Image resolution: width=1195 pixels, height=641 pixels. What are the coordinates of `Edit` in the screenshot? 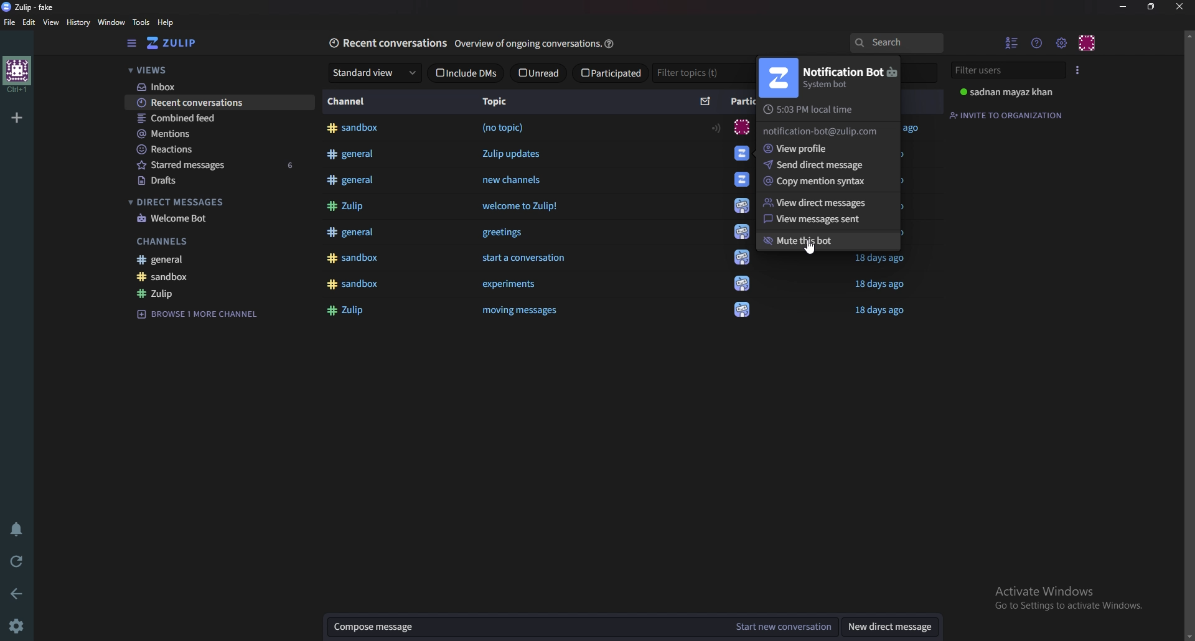 It's located at (30, 23).